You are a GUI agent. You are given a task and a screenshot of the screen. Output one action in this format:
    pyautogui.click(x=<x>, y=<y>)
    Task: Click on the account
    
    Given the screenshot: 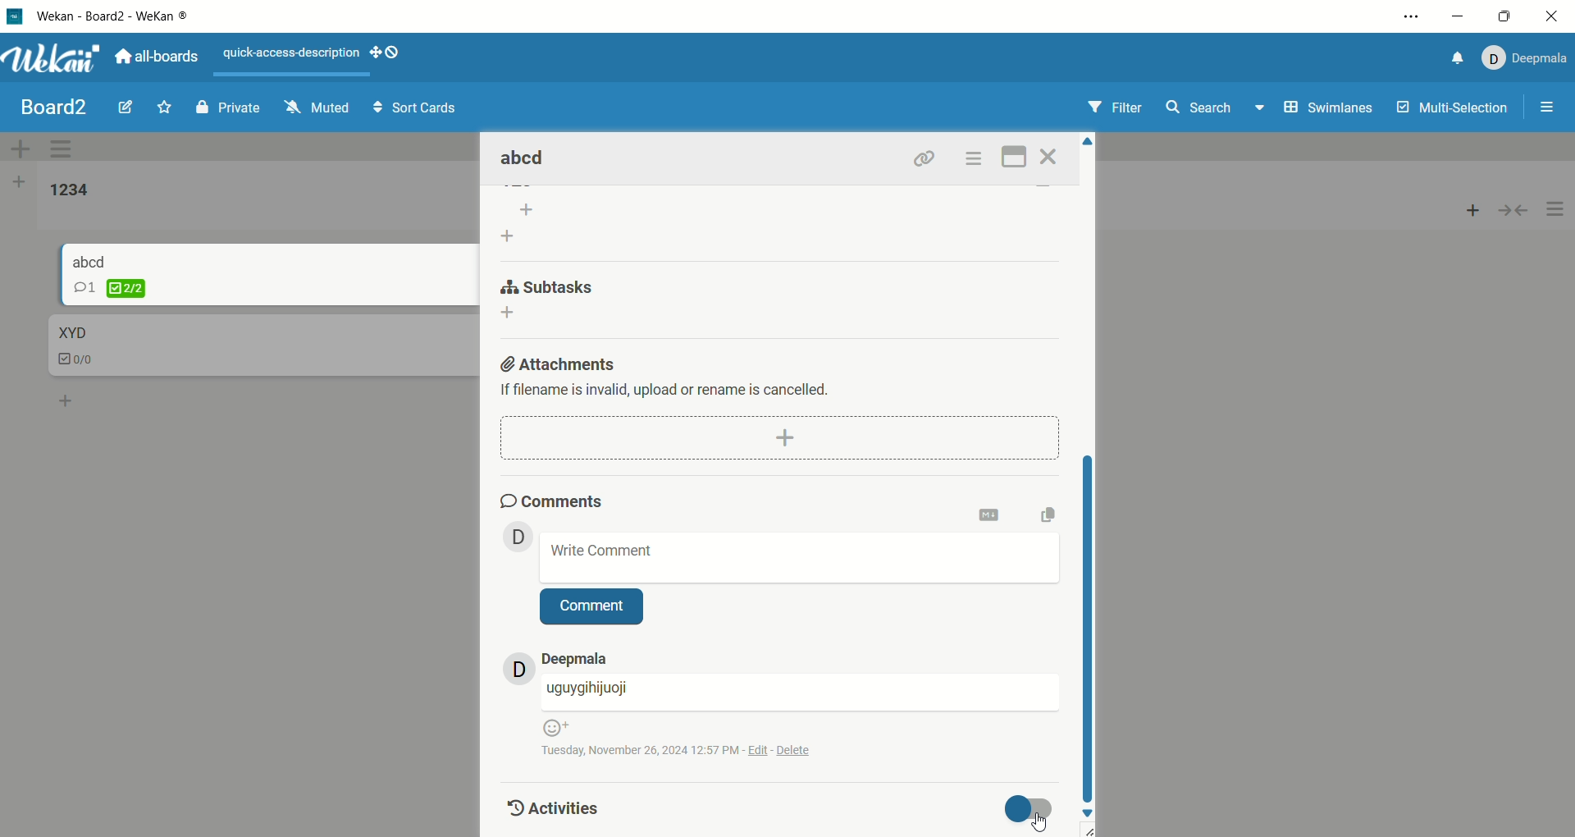 What is the action you would take?
    pyautogui.click(x=575, y=659)
    